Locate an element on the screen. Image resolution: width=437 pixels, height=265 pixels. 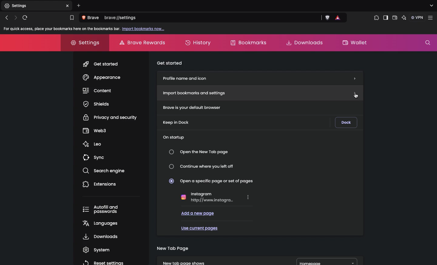
History is located at coordinates (199, 43).